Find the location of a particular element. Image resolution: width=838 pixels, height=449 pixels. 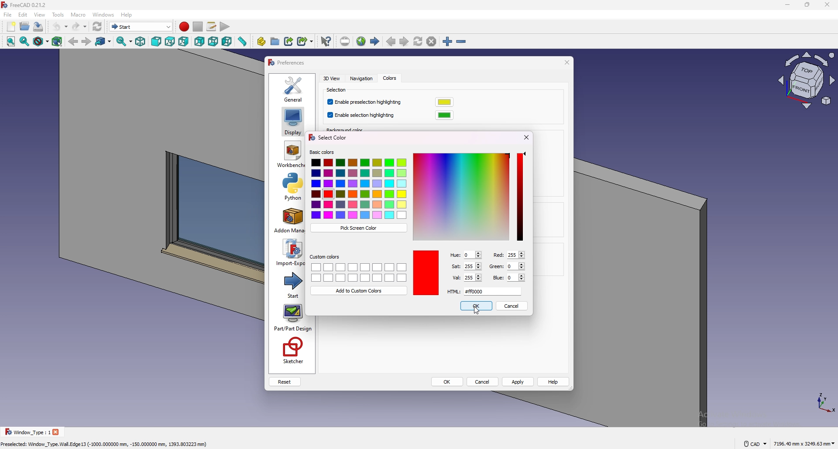

go to link object is located at coordinates (104, 42).